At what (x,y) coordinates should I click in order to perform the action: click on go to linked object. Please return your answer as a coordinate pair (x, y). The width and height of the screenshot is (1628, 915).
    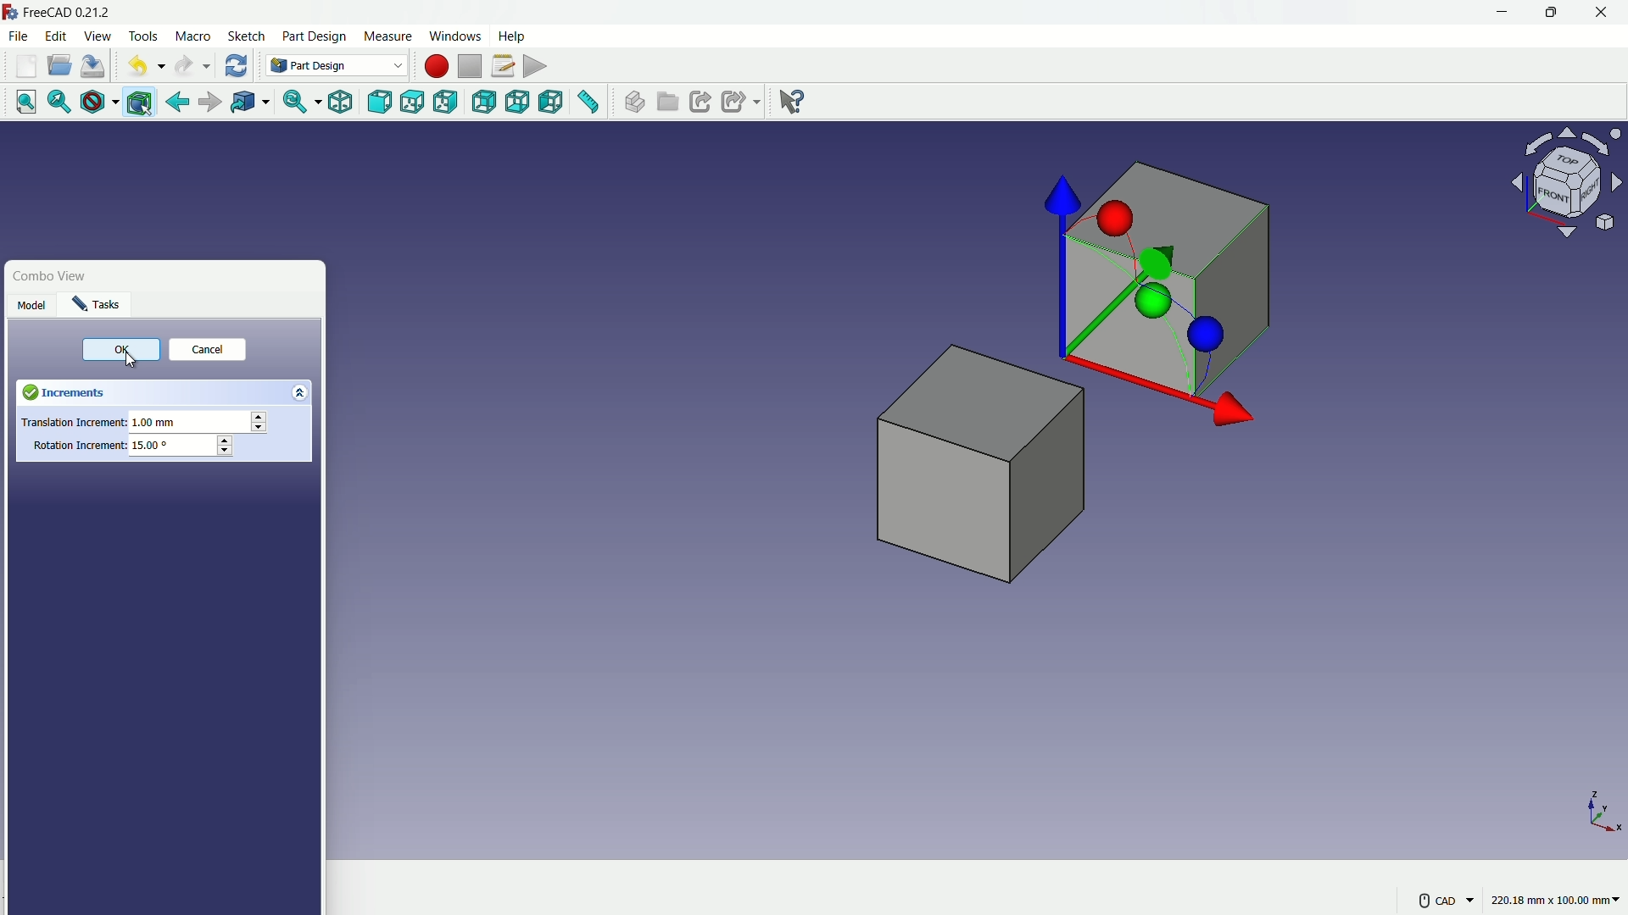
    Looking at the image, I should click on (248, 103).